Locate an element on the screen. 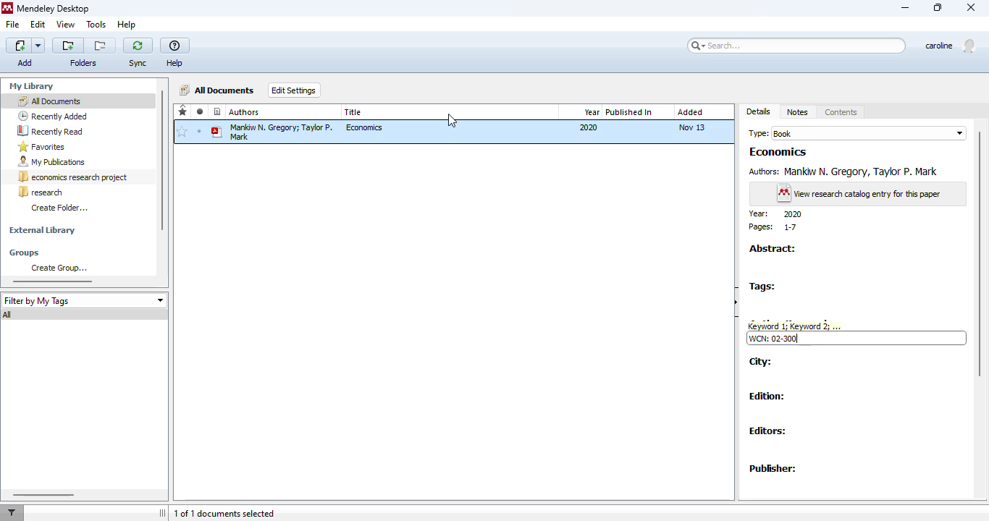  help is located at coordinates (175, 54).